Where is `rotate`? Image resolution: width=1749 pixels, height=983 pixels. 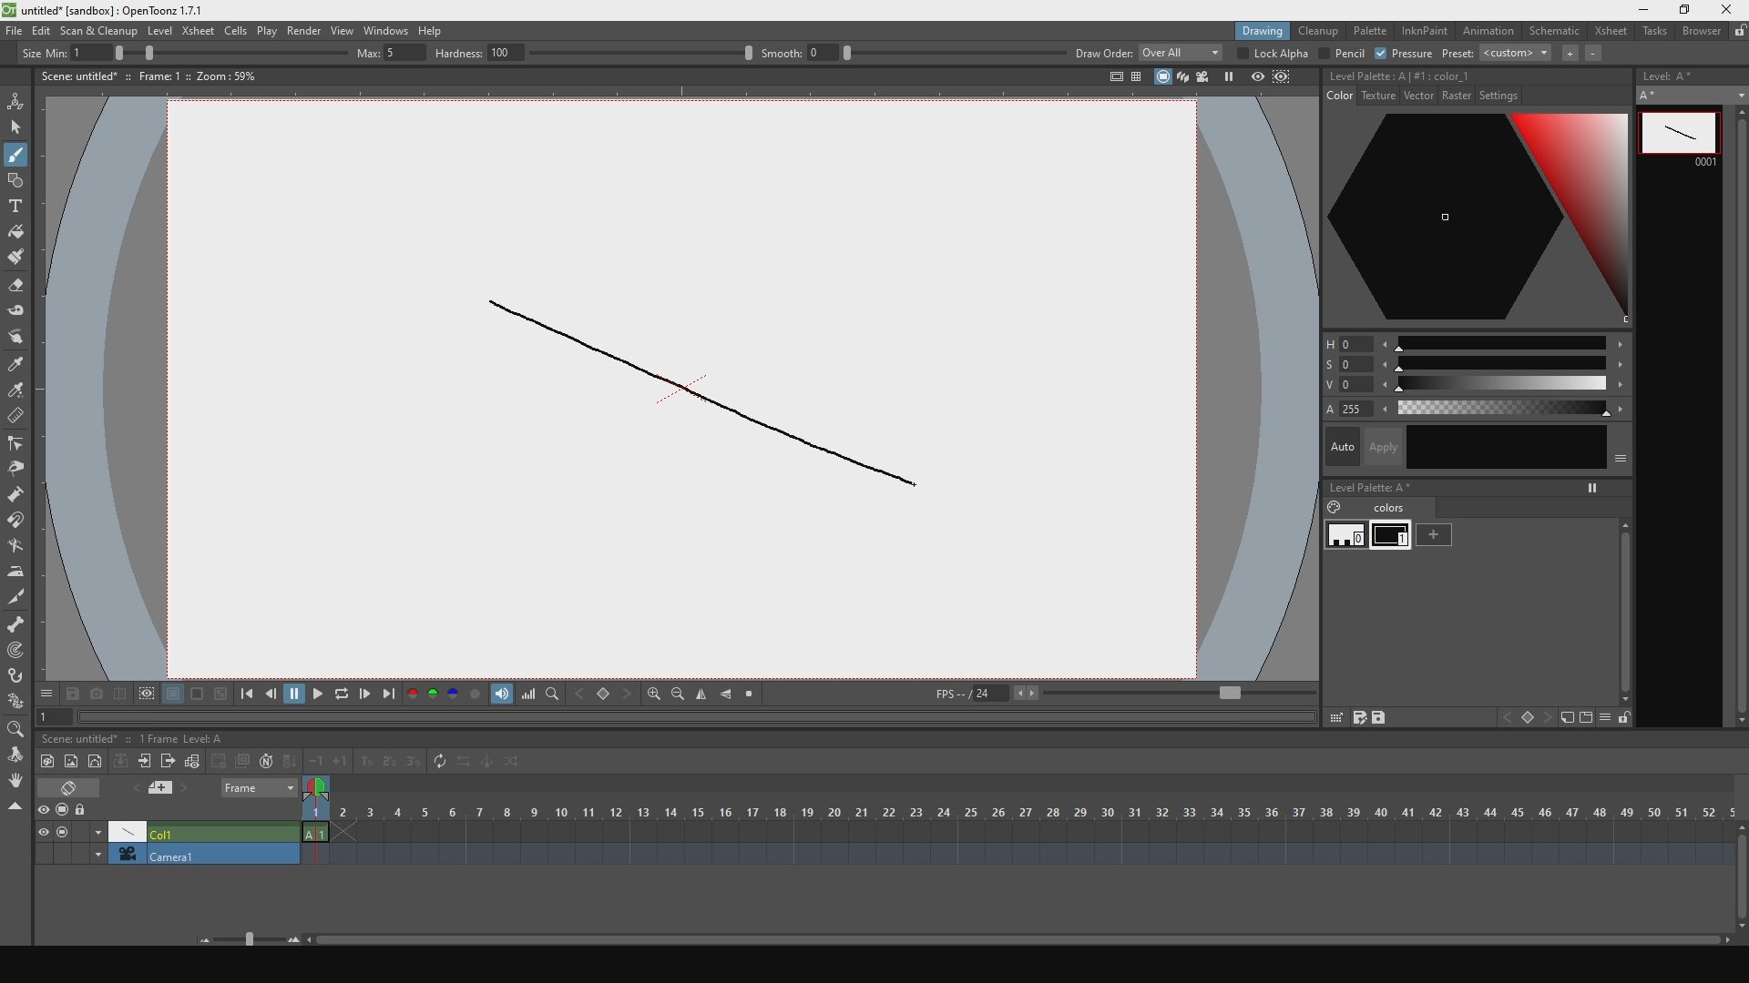 rotate is located at coordinates (17, 783).